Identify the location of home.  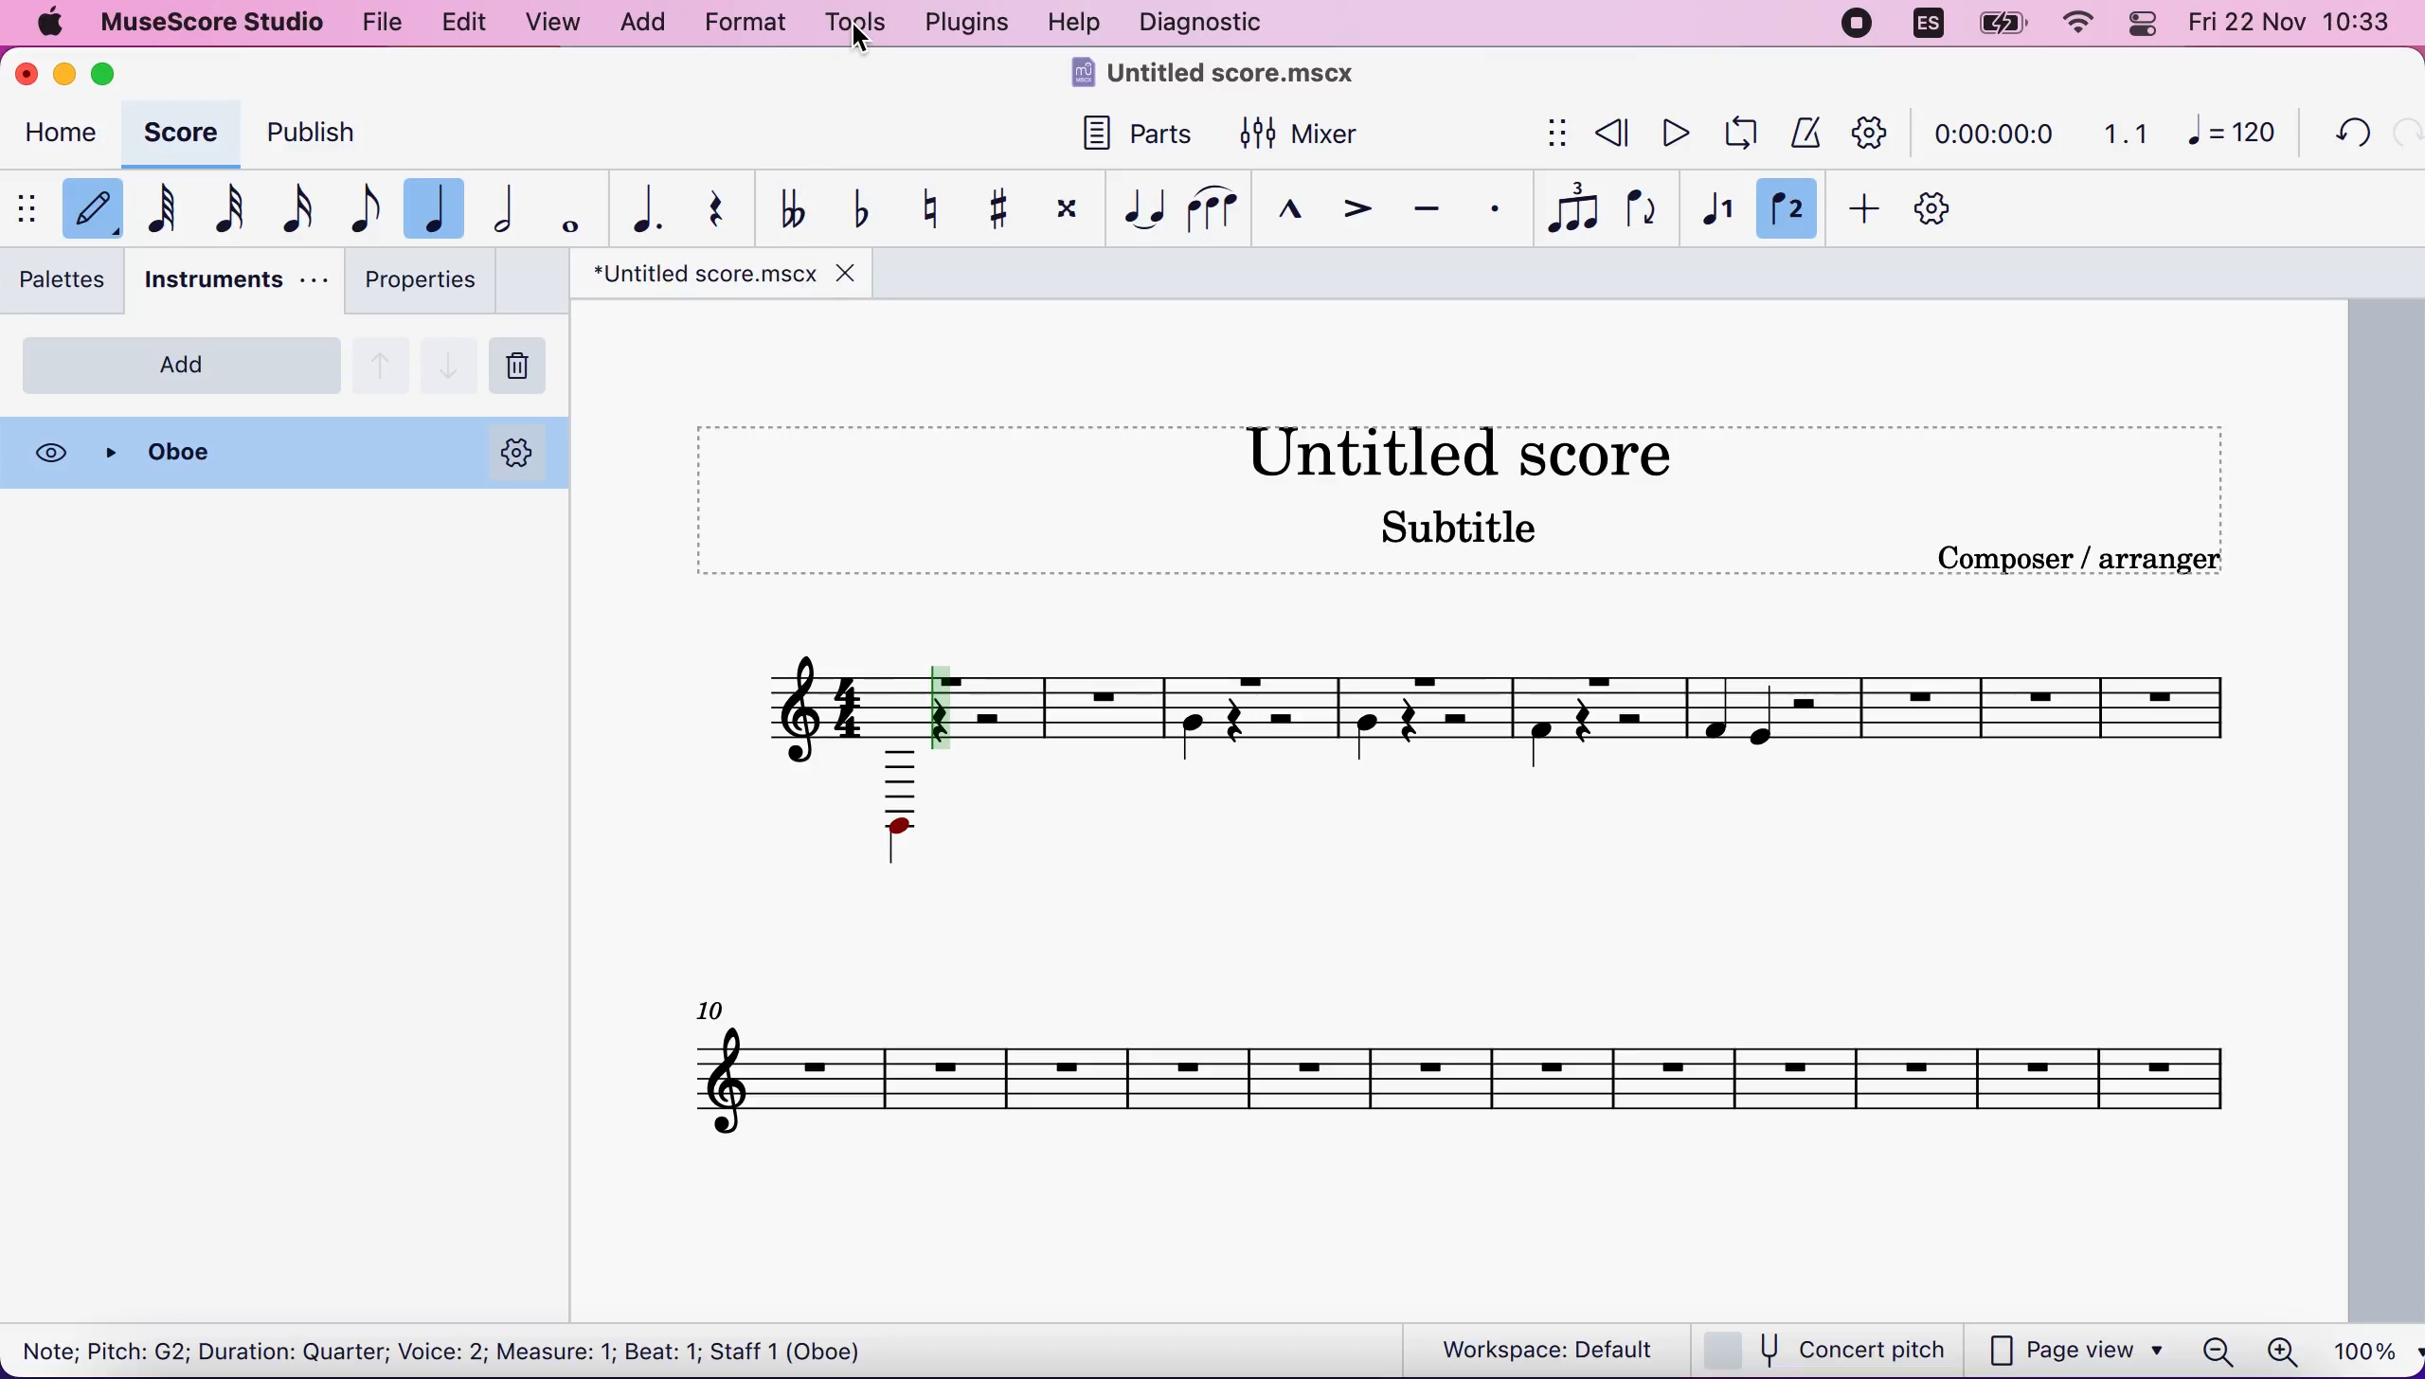
(63, 133).